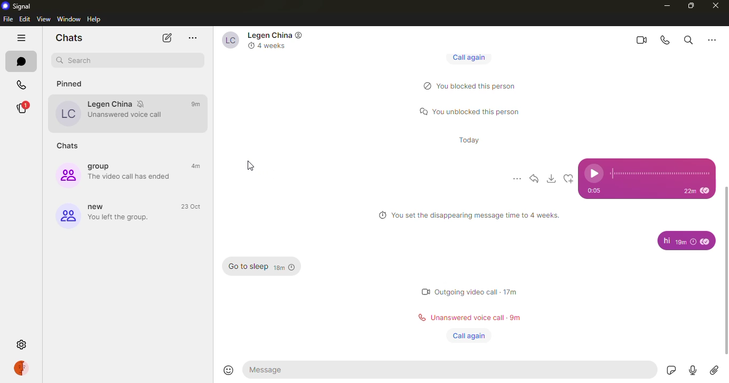  Describe the element at coordinates (247, 267) in the screenshot. I see `message` at that location.